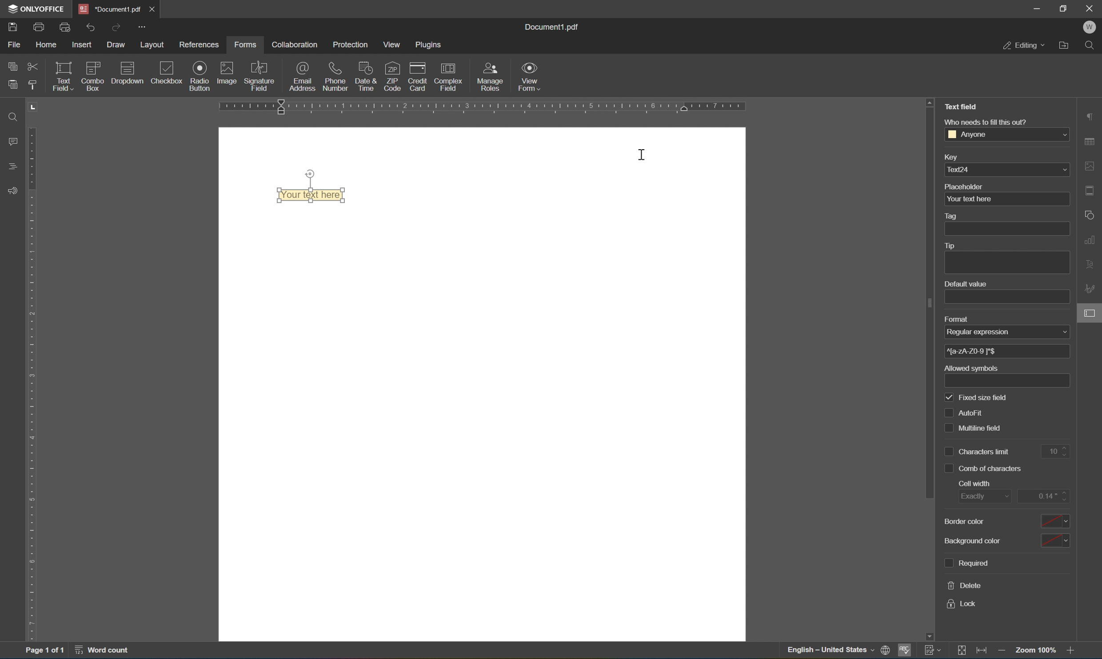 This screenshot has width=1102, height=659. I want to click on spell checking, so click(905, 652).